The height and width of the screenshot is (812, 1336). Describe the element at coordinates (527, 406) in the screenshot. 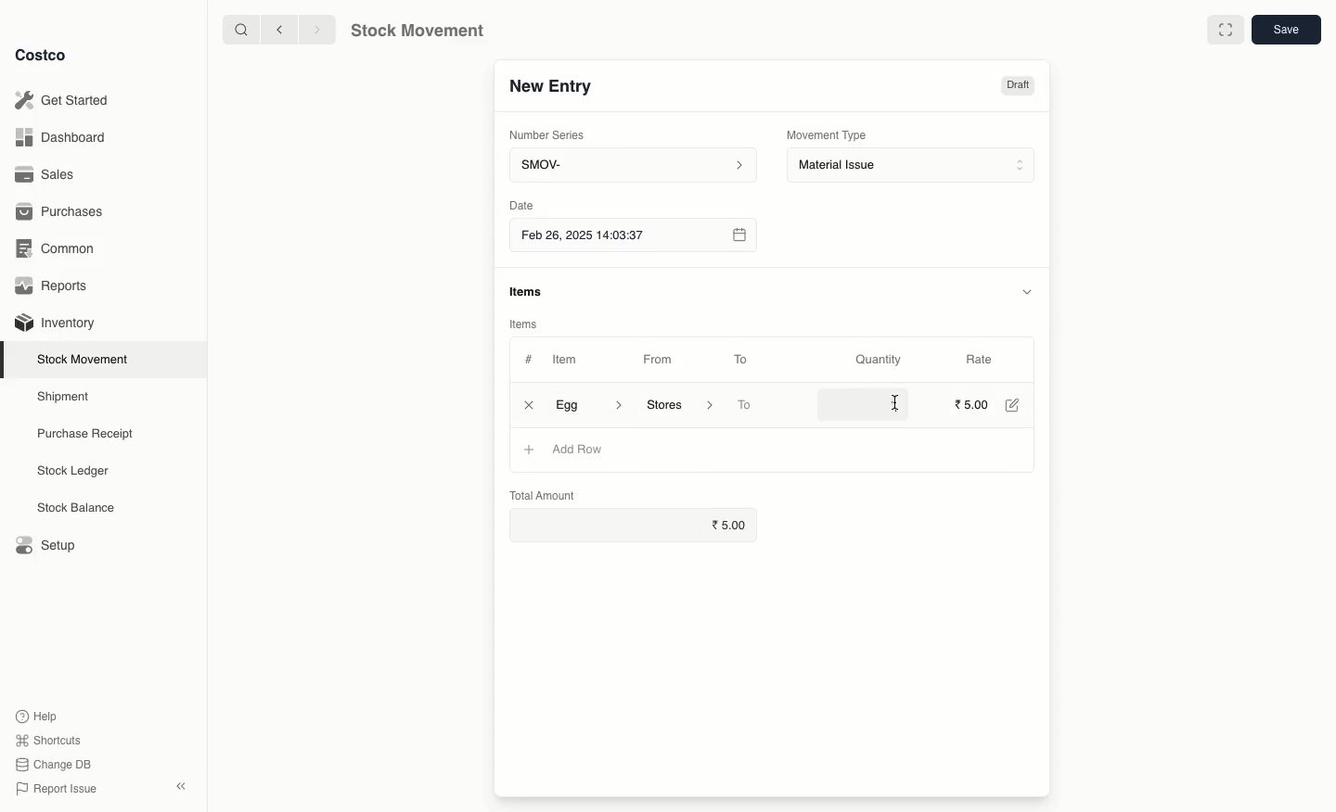

I see `Close` at that location.